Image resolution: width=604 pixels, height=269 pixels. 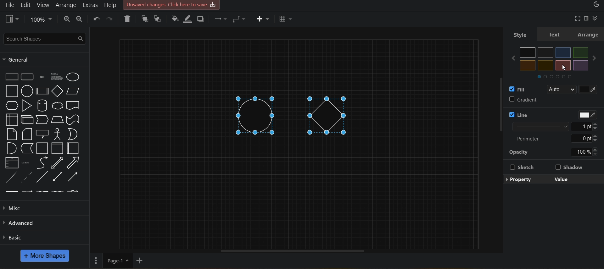 I want to click on Container, so click(x=42, y=148).